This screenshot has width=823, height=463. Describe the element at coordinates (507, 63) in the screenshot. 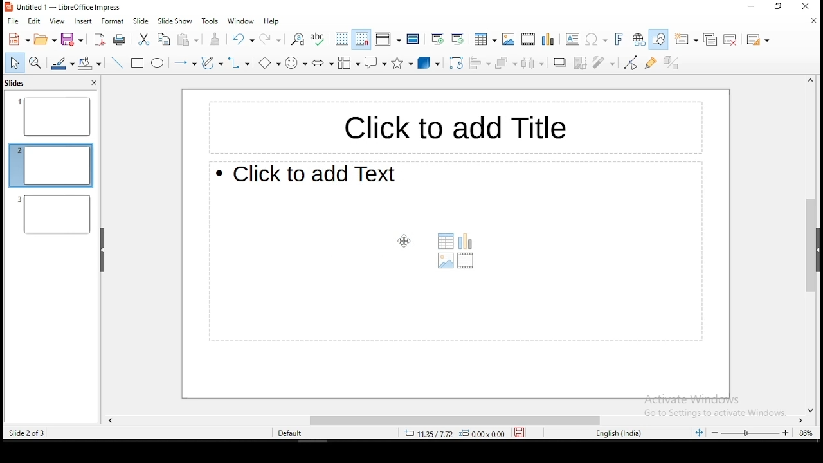

I see `arrange` at that location.